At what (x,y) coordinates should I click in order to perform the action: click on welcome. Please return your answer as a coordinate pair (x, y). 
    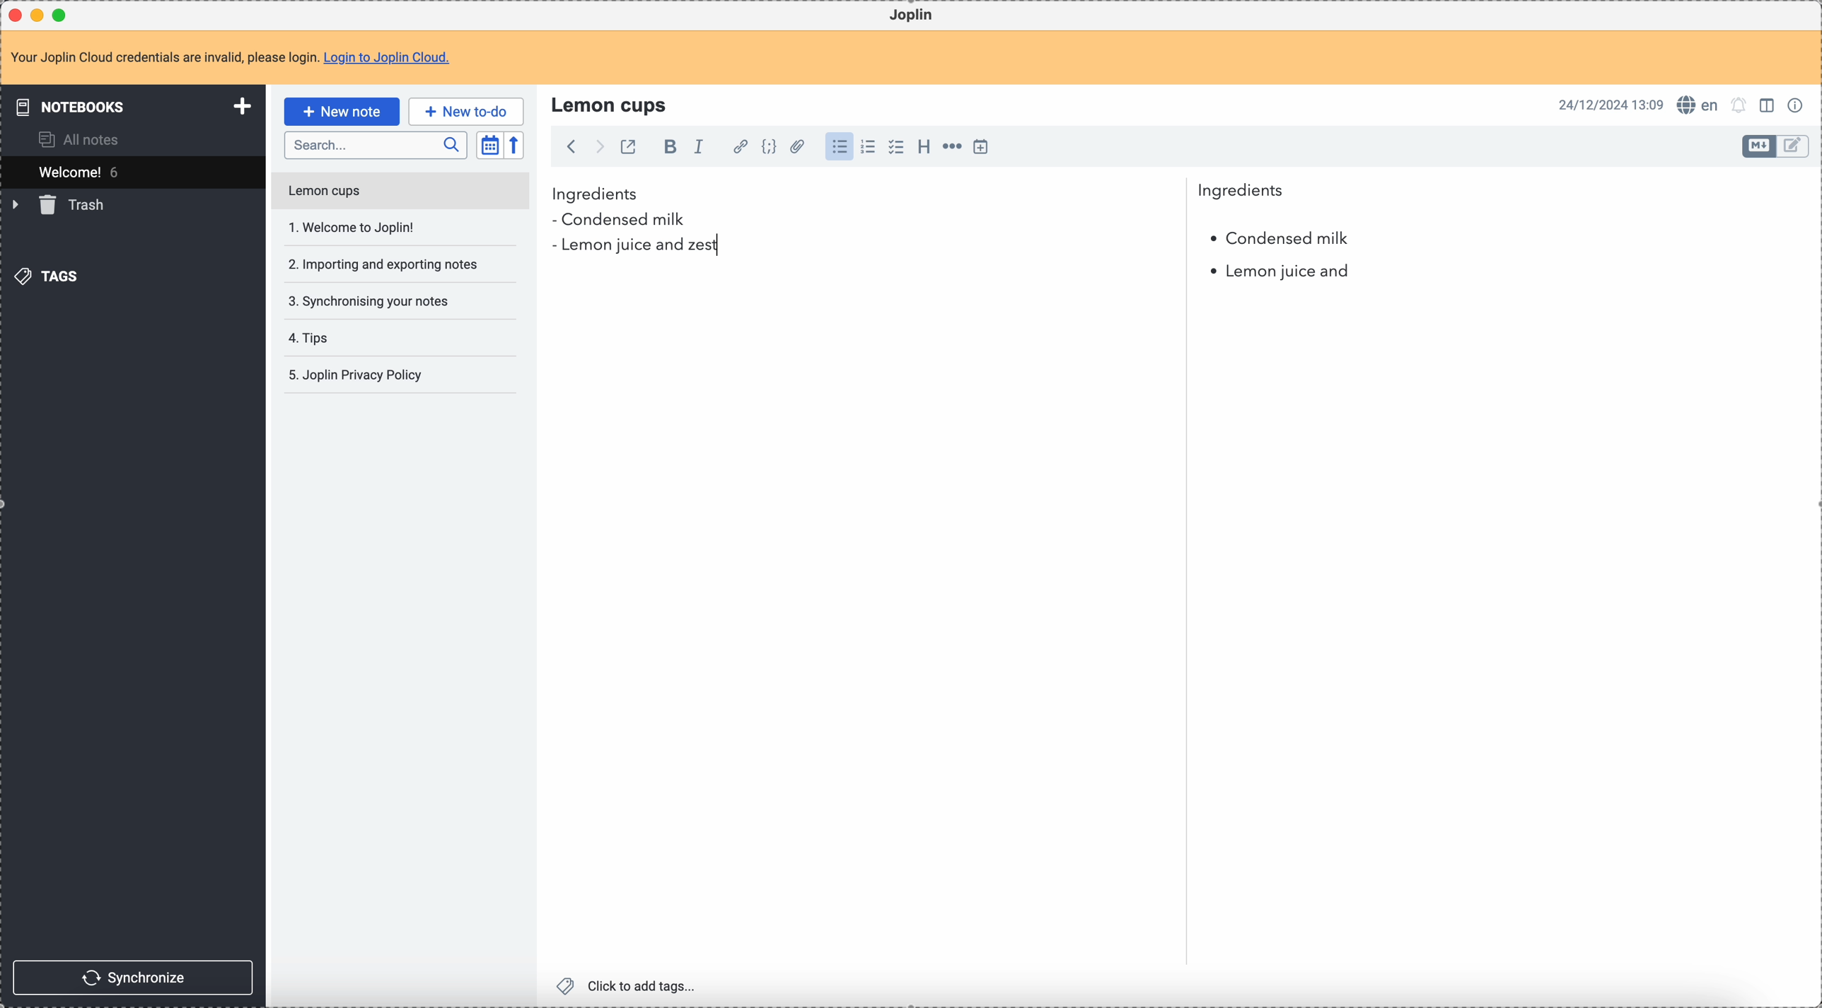
    Looking at the image, I should click on (132, 172).